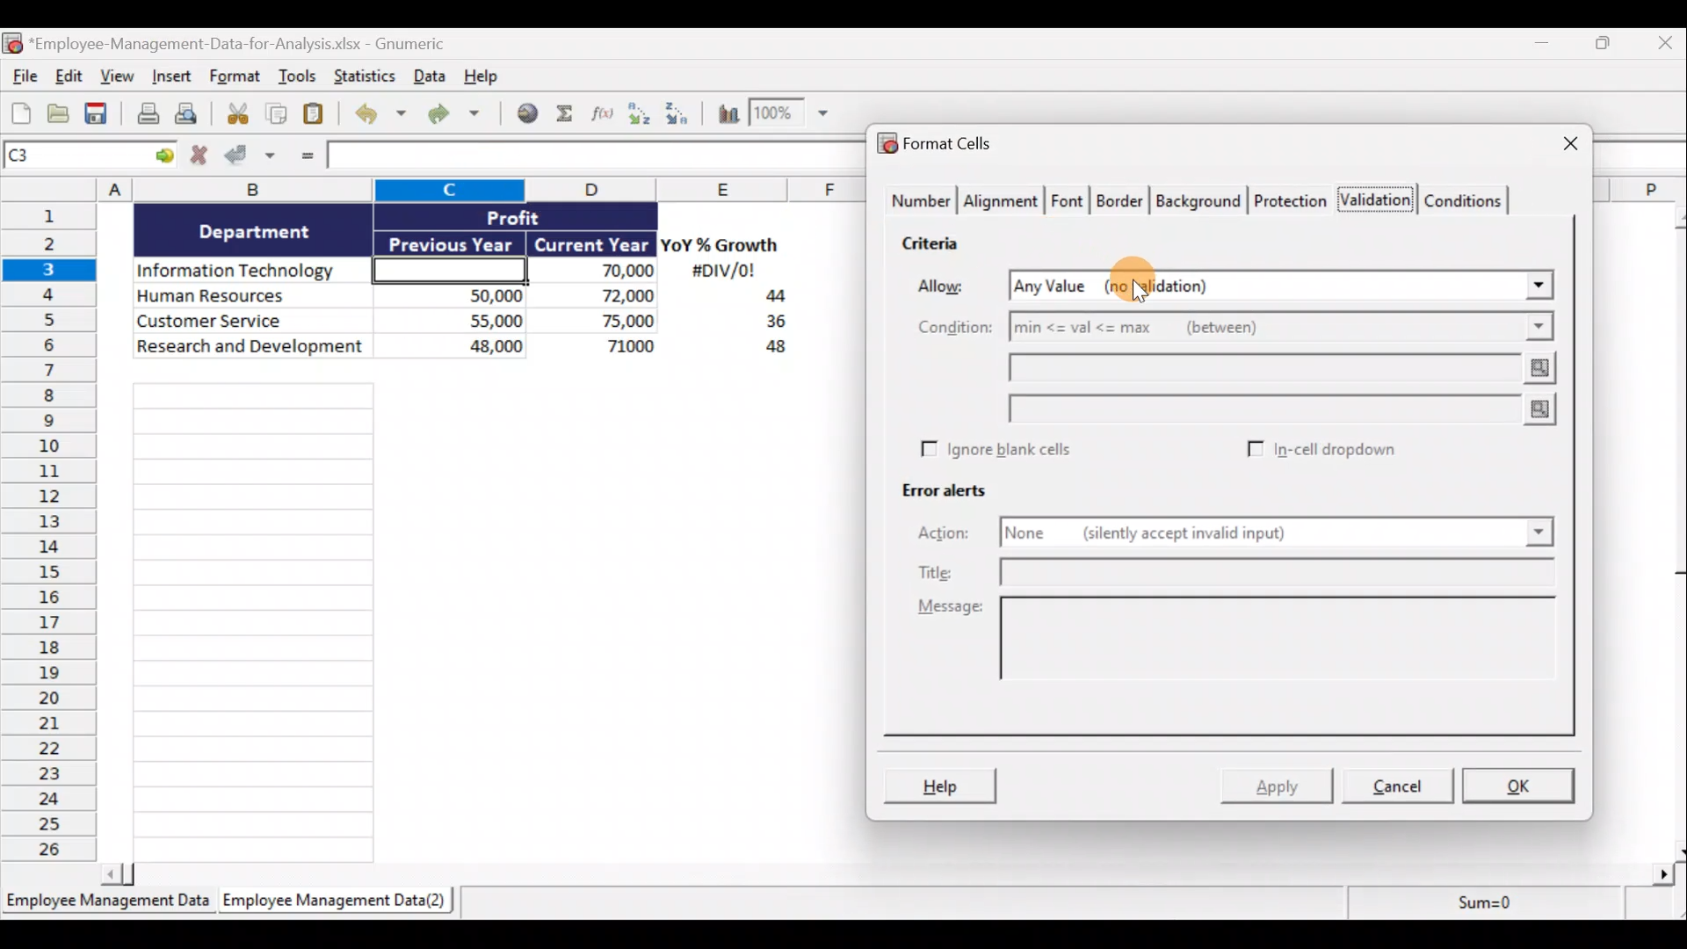  I want to click on Accept changes, so click(252, 157).